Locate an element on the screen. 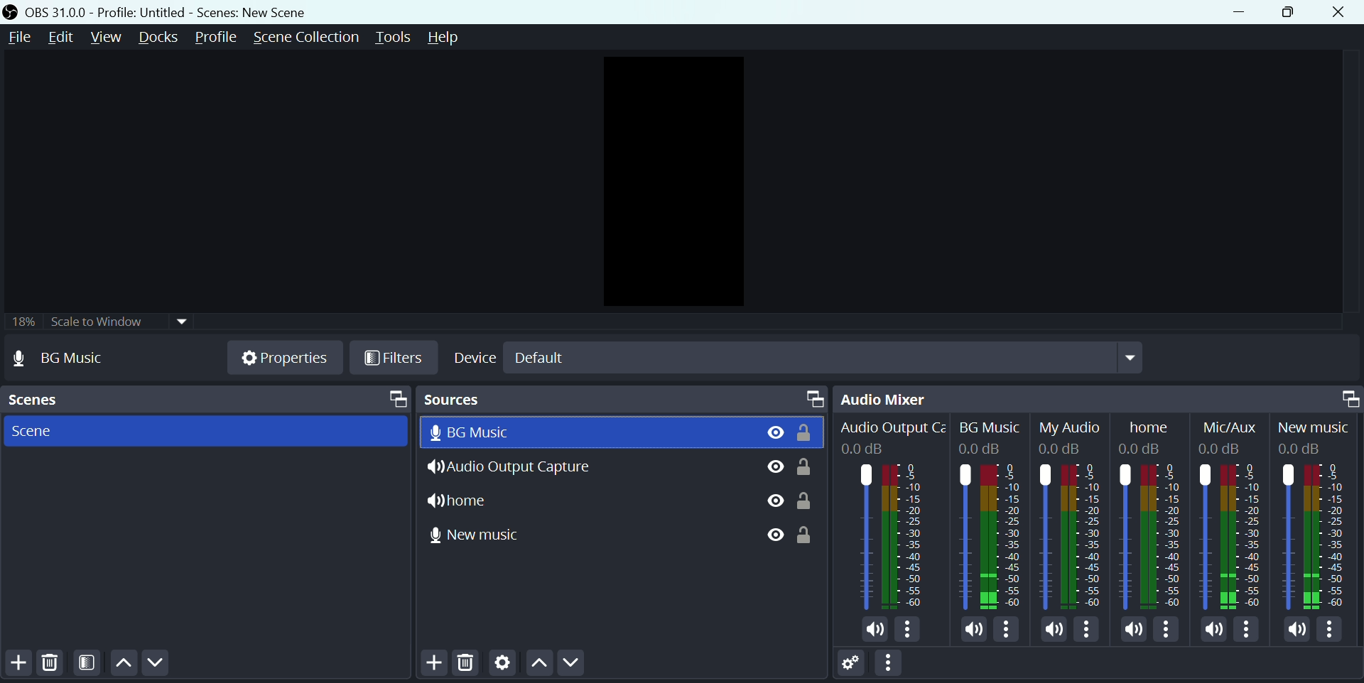 The image size is (1364, 683). Audio mixer is located at coordinates (899, 396).